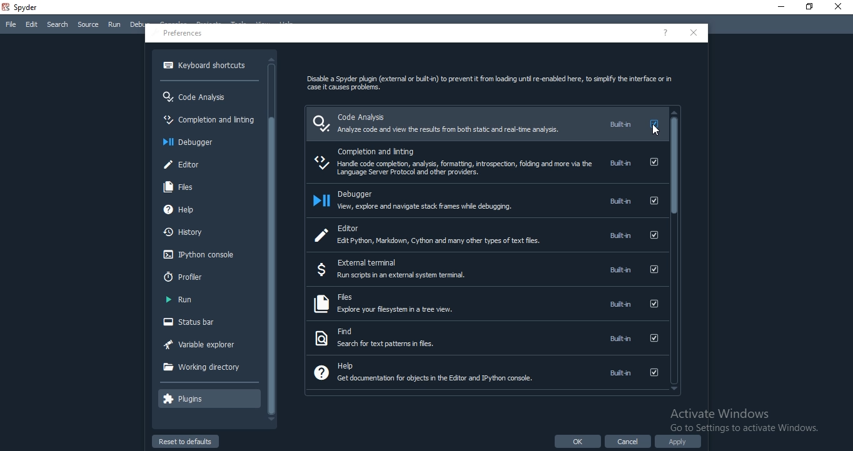 Image resolution: width=853 pixels, height=451 pixels. What do you see at coordinates (9, 26) in the screenshot?
I see `File ` at bounding box center [9, 26].